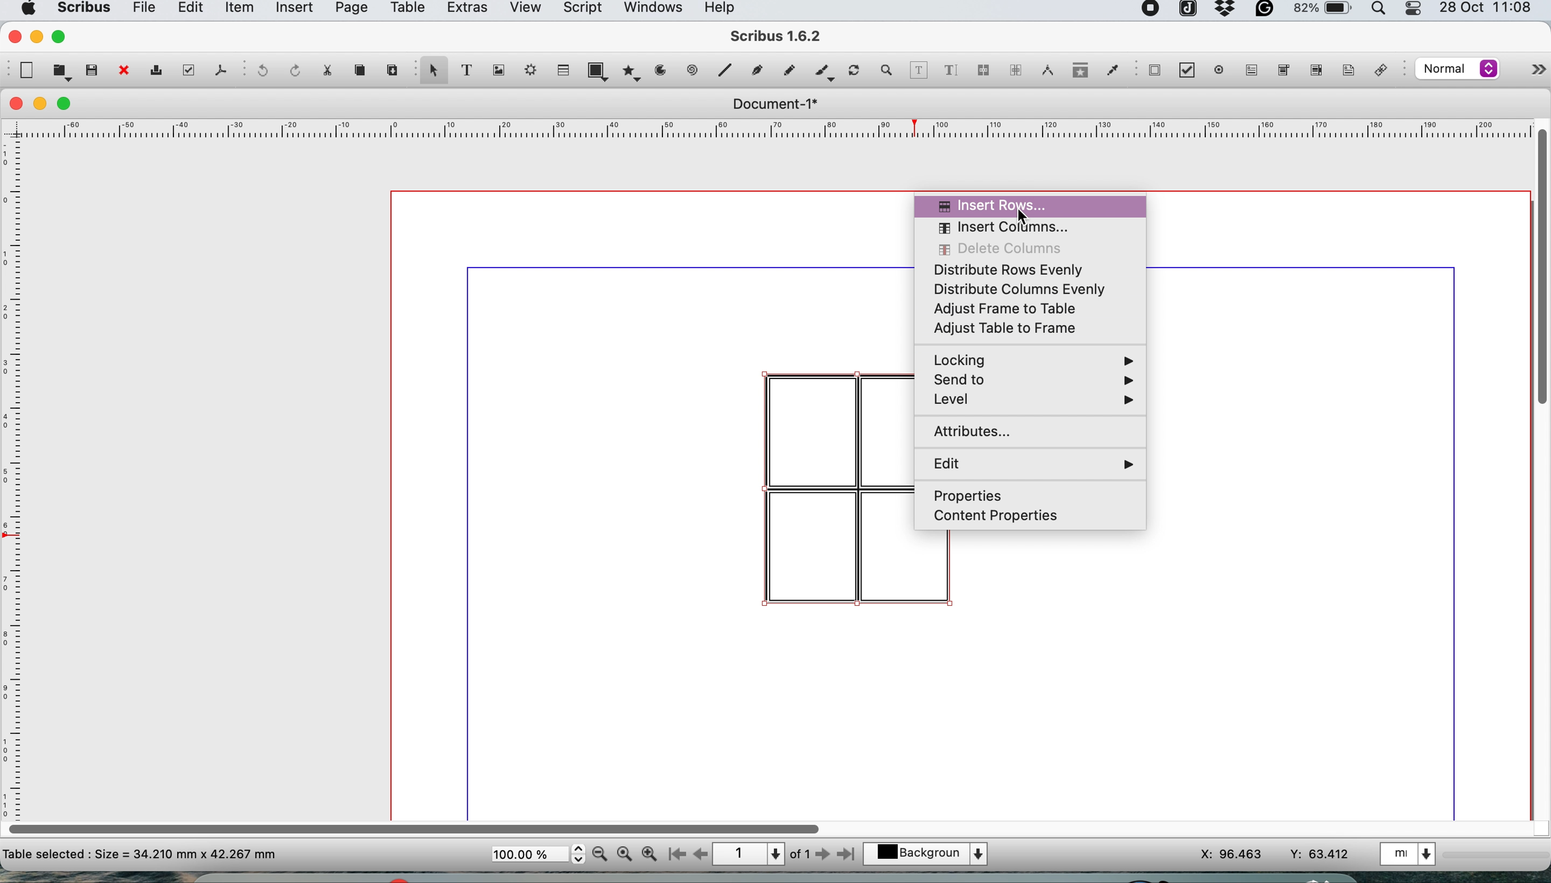  Describe the element at coordinates (1004, 203) in the screenshot. I see `insert rows` at that location.